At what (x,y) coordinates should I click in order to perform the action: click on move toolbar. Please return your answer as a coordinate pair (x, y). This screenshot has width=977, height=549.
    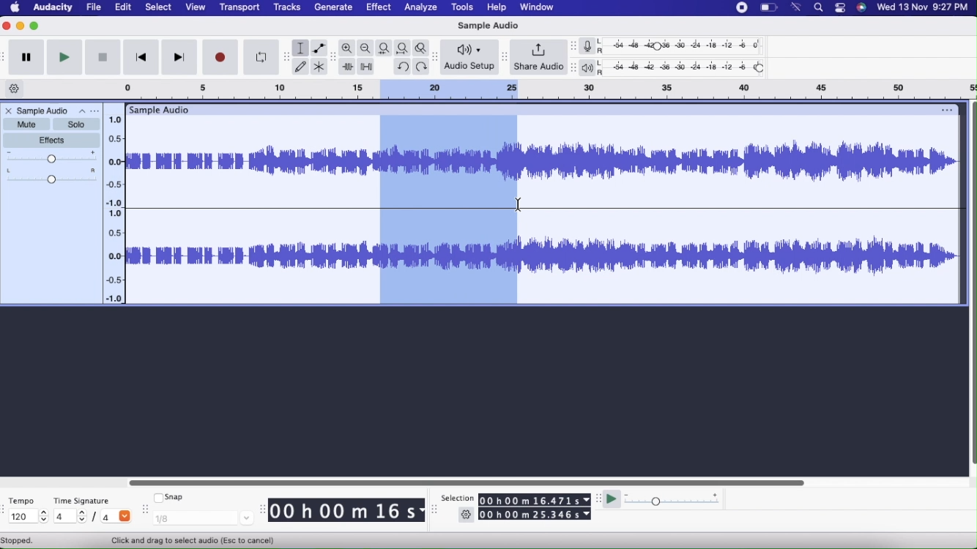
    Looking at the image, I should click on (6, 509).